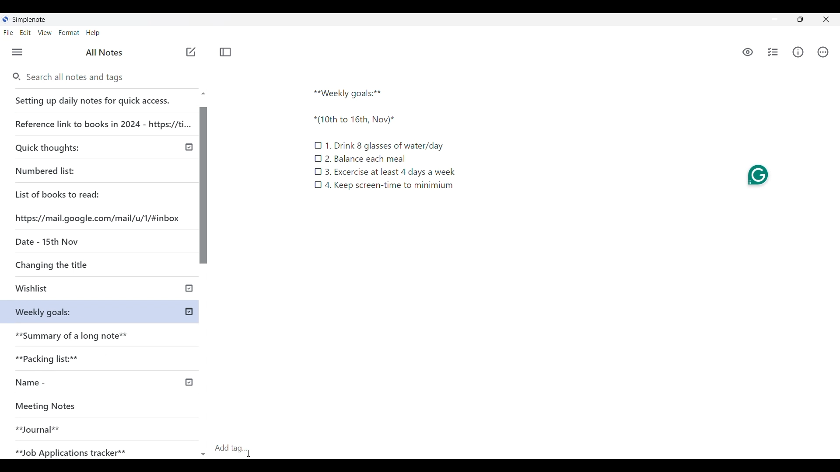 The height and width of the screenshot is (472, 840). Describe the element at coordinates (73, 289) in the screenshot. I see `Wishlist` at that location.